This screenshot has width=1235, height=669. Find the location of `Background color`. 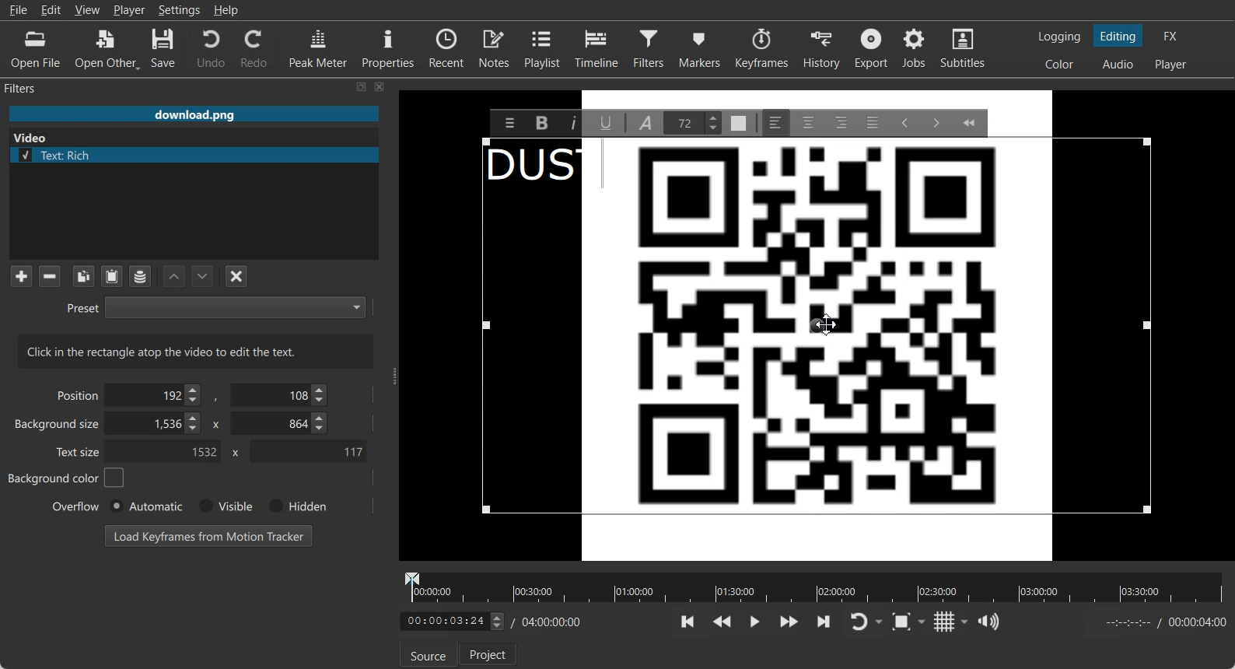

Background color is located at coordinates (67, 478).